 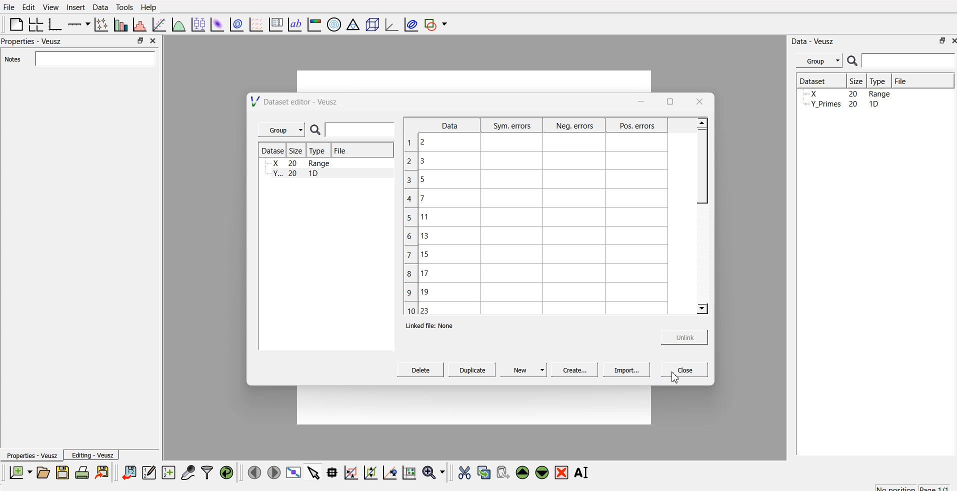 What do you see at coordinates (841, 93) in the screenshot?
I see `Y_Primes 20 1D` at bounding box center [841, 93].